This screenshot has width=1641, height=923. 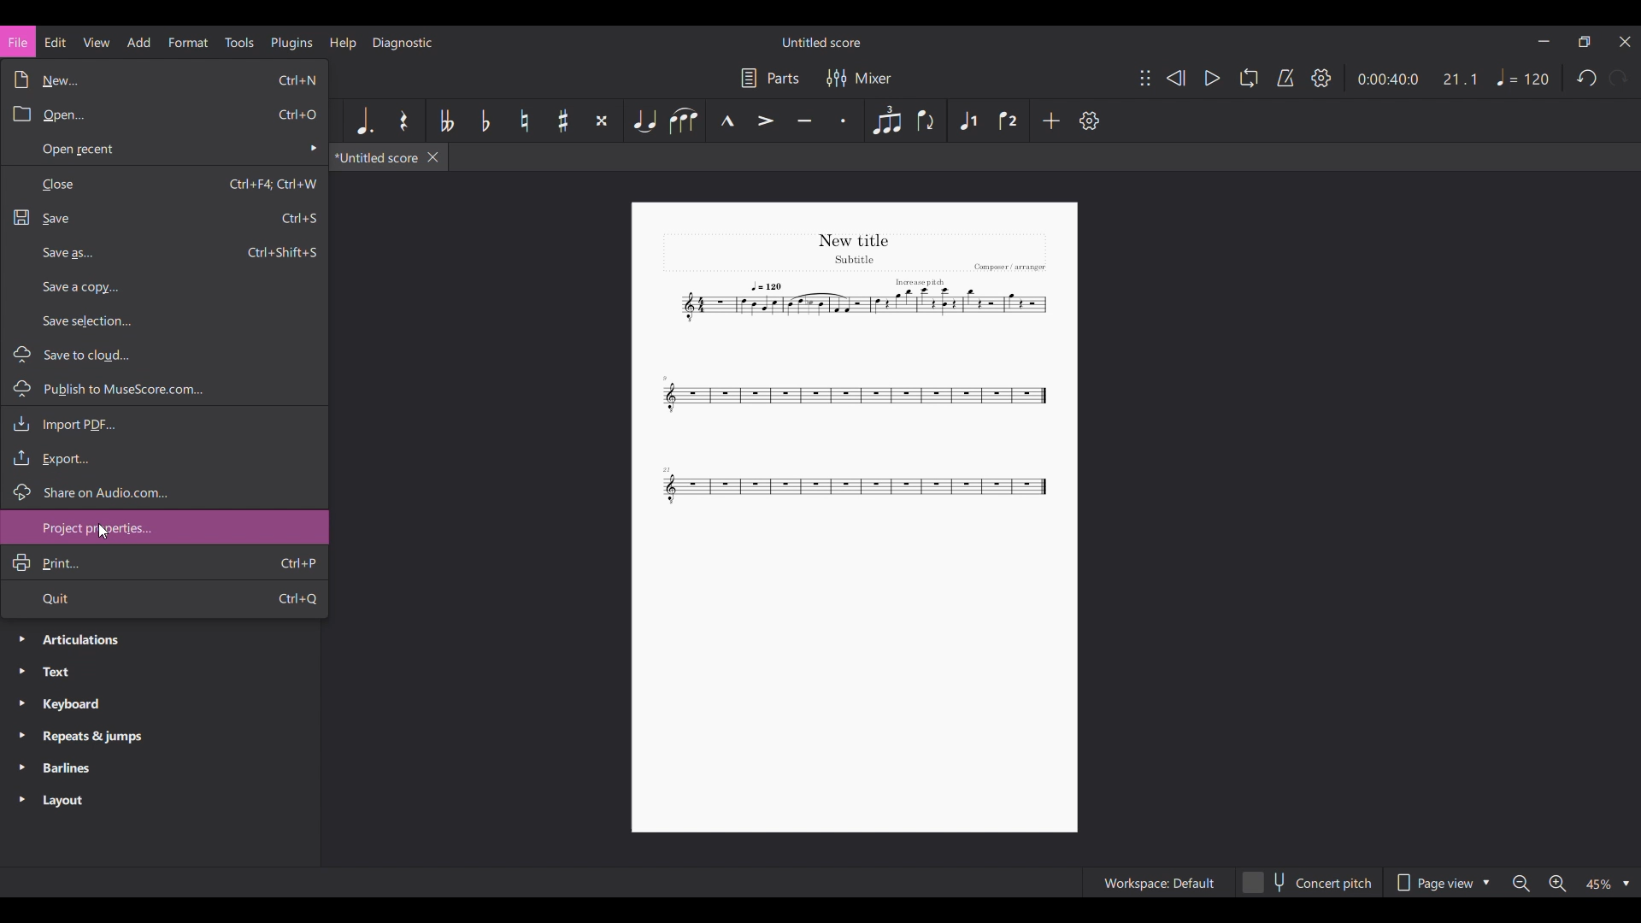 I want to click on Text, so click(x=160, y=672).